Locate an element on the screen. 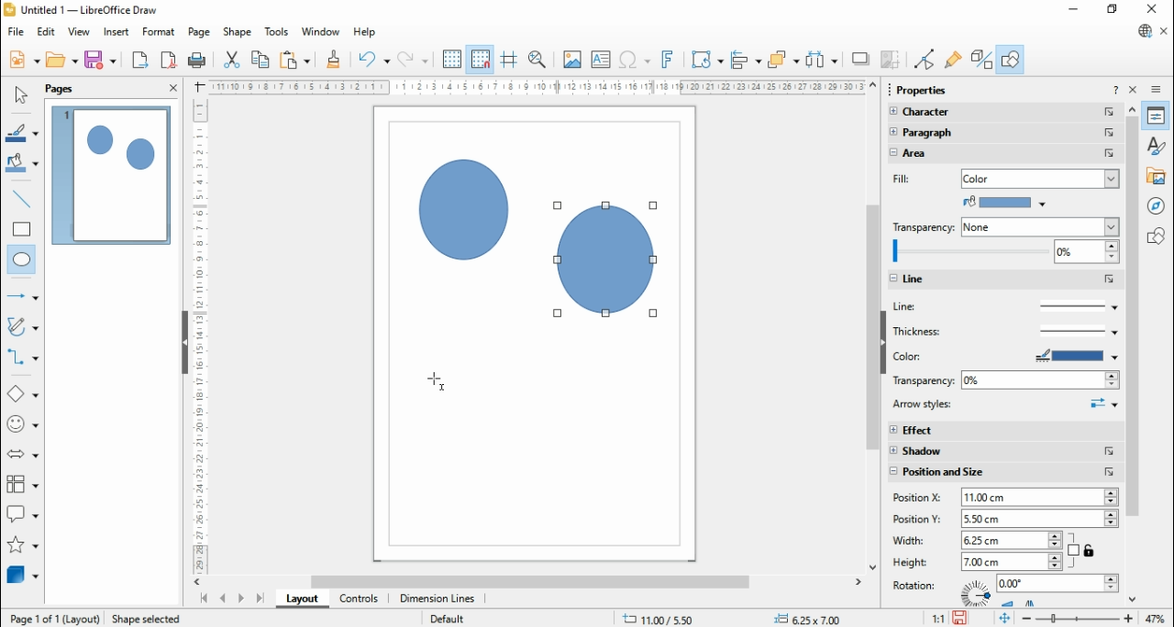  2.00 cm  is located at coordinates (1039, 498).